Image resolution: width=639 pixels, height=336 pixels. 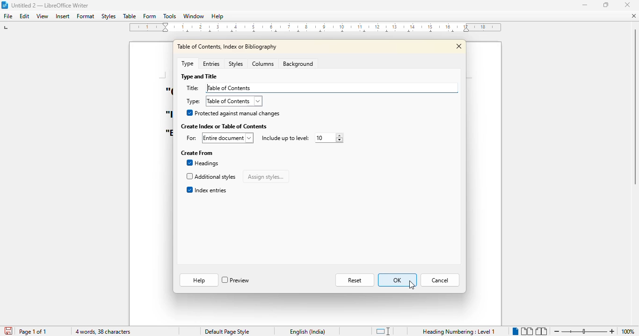 I want to click on form, so click(x=149, y=16).